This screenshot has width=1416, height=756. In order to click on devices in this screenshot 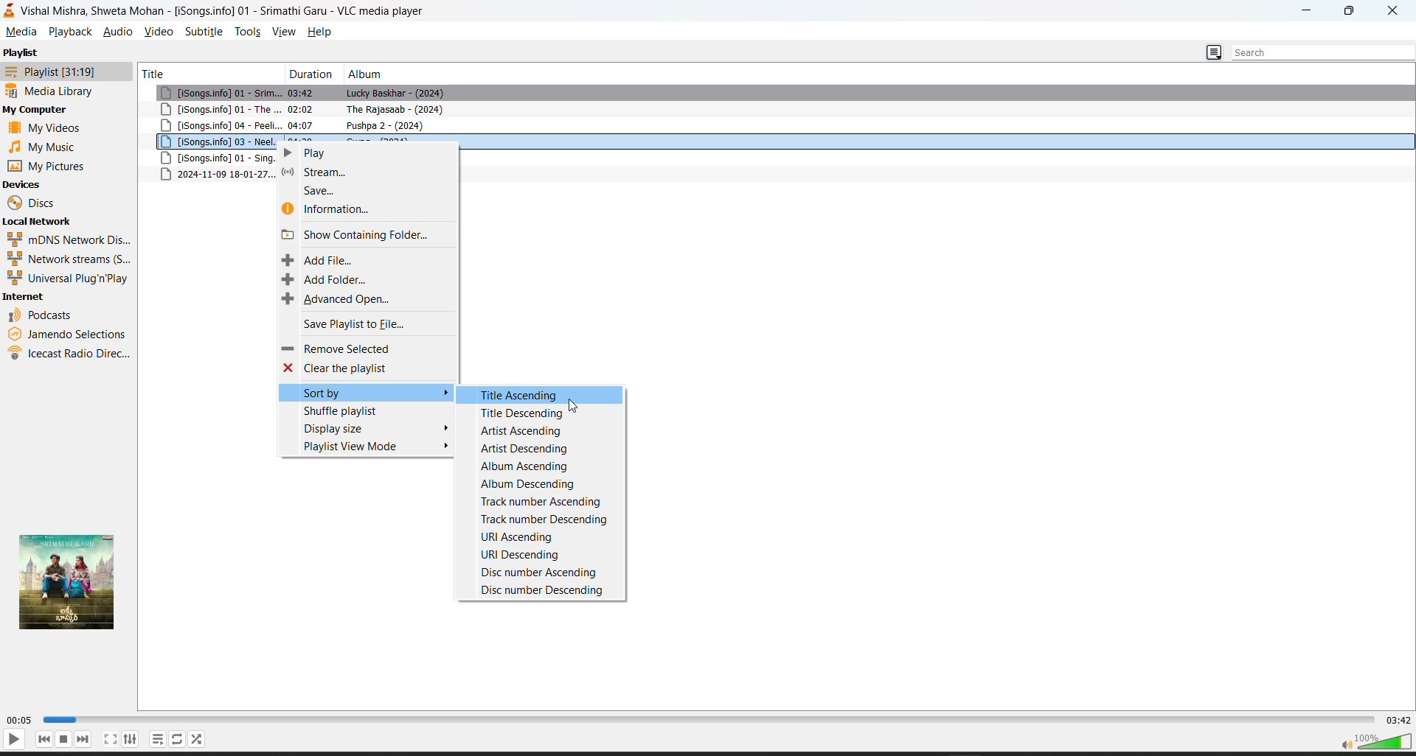, I will do `click(24, 185)`.